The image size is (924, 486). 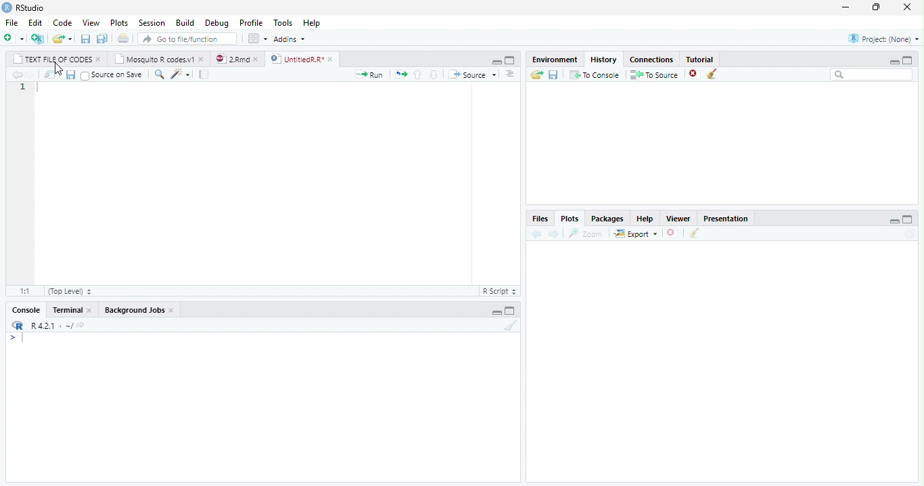 What do you see at coordinates (60, 22) in the screenshot?
I see `code` at bounding box center [60, 22].